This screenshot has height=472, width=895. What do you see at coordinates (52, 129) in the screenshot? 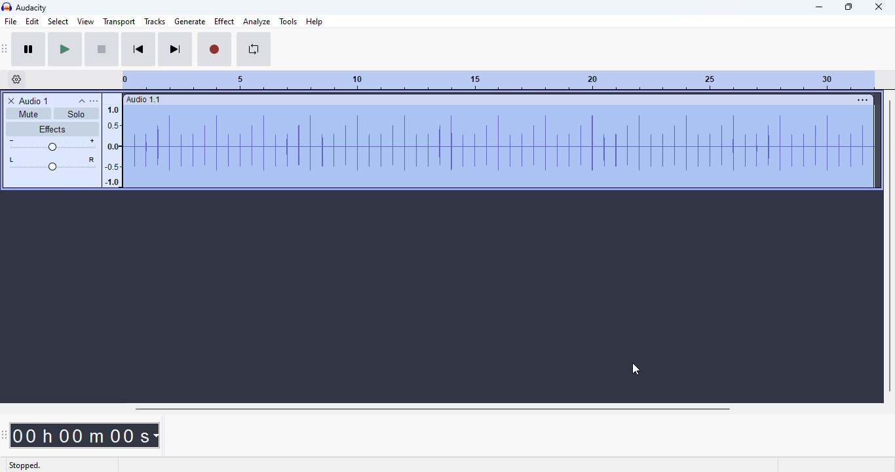
I see `effects` at bounding box center [52, 129].